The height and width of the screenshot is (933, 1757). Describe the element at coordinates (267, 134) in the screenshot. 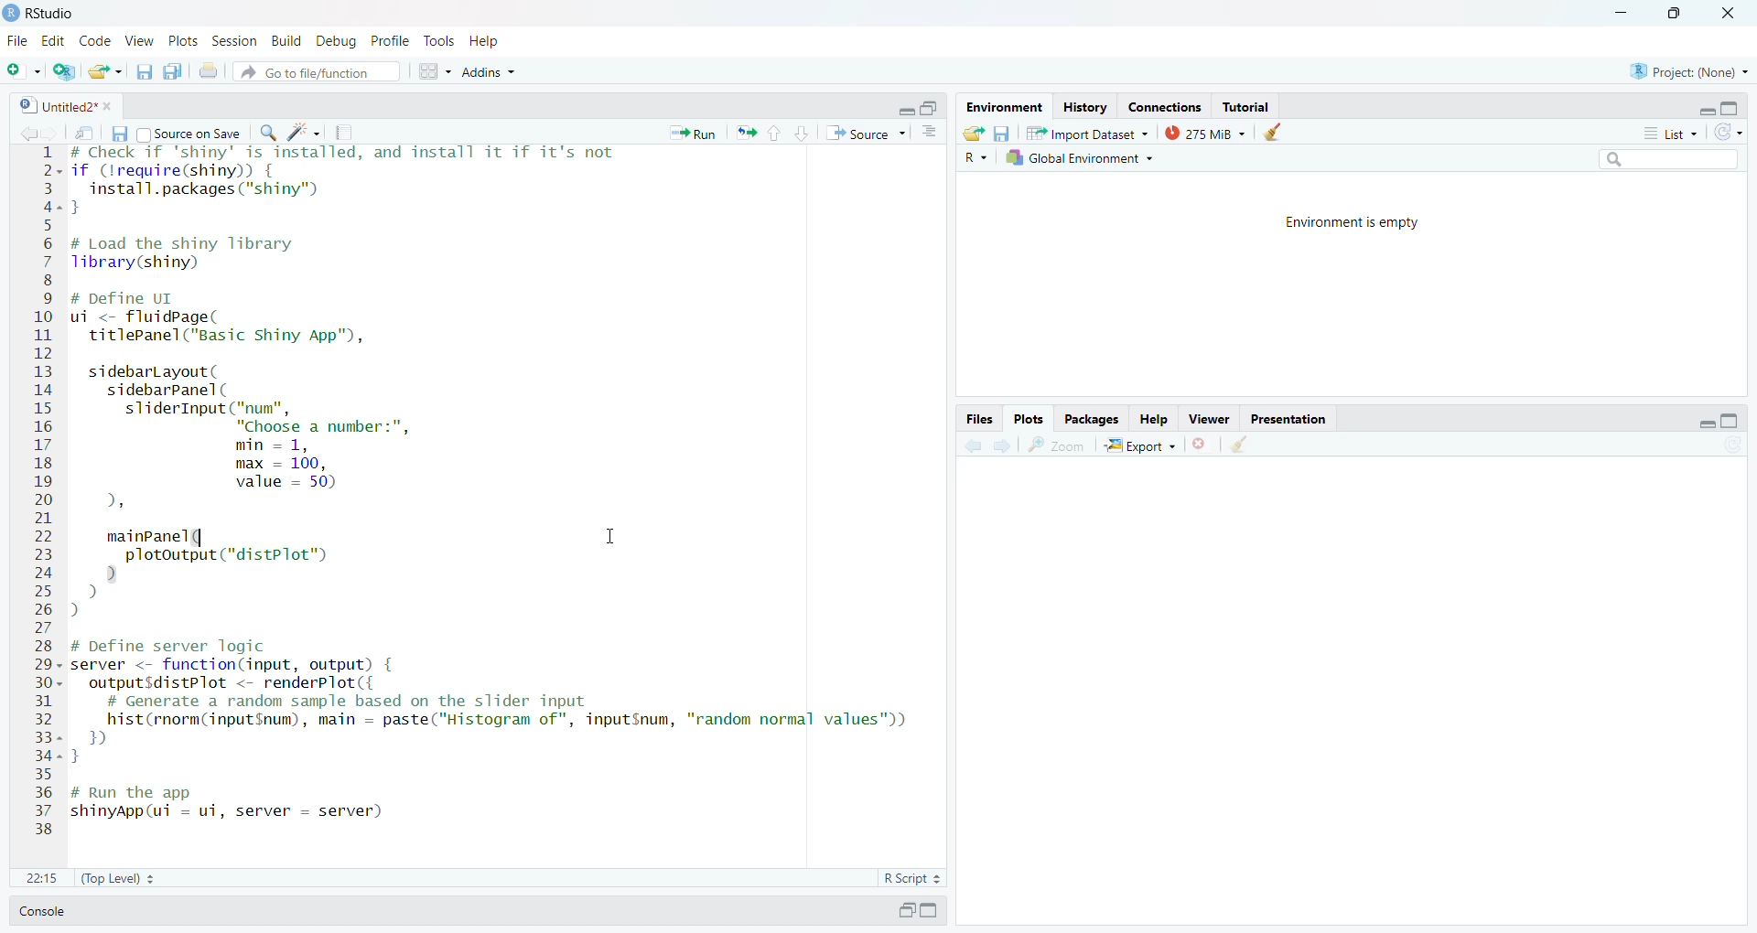

I see `search` at that location.